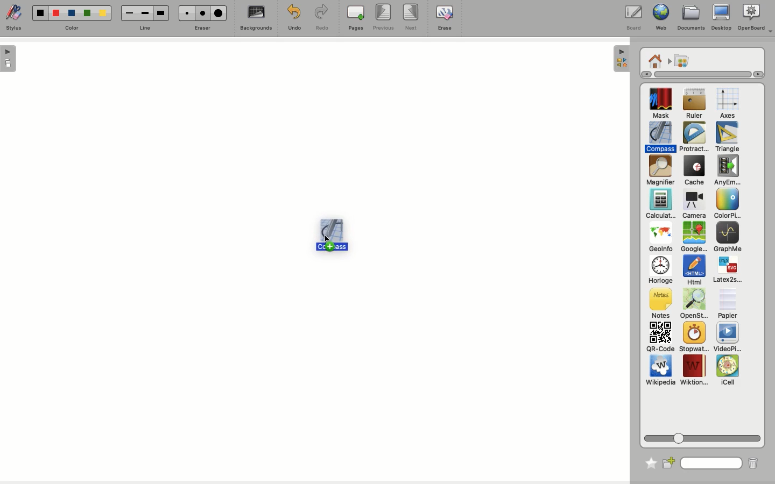 The image size is (775, 484). Describe the element at coordinates (695, 137) in the screenshot. I see `Protractor` at that location.